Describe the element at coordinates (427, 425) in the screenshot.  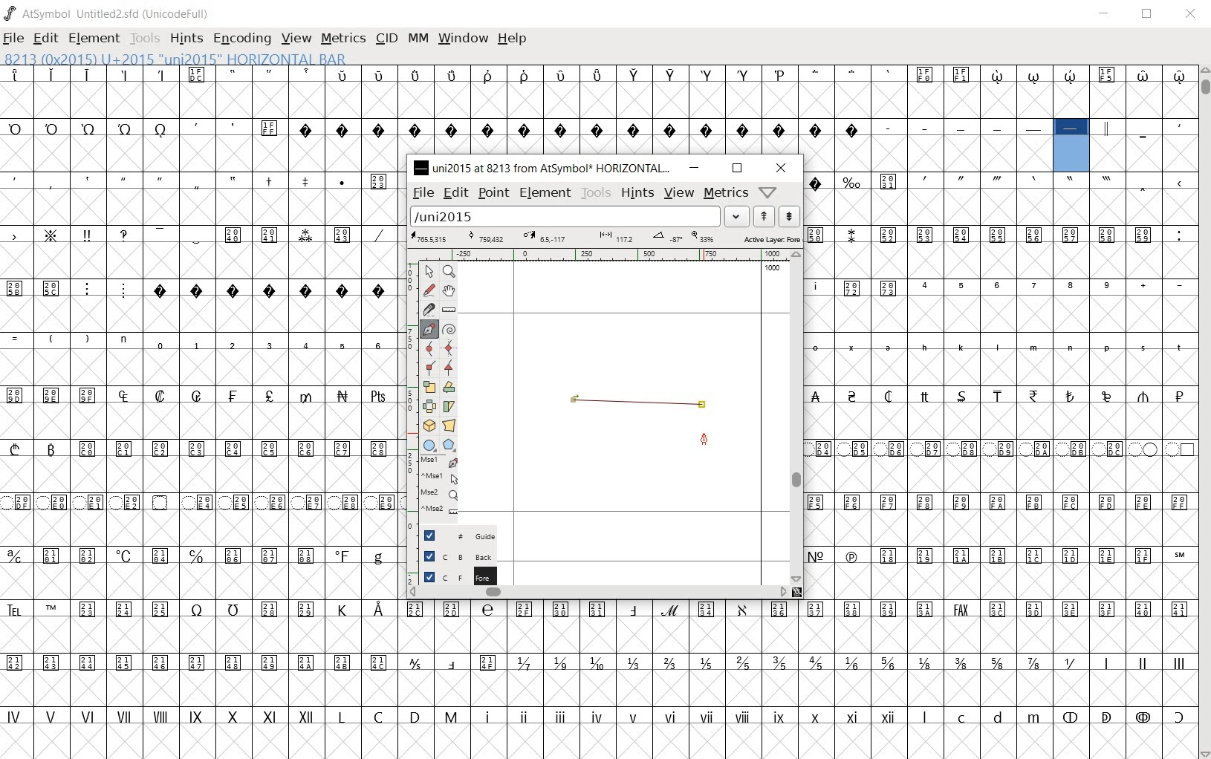
I see `rotate the selection in 3D and project back to plane` at that location.